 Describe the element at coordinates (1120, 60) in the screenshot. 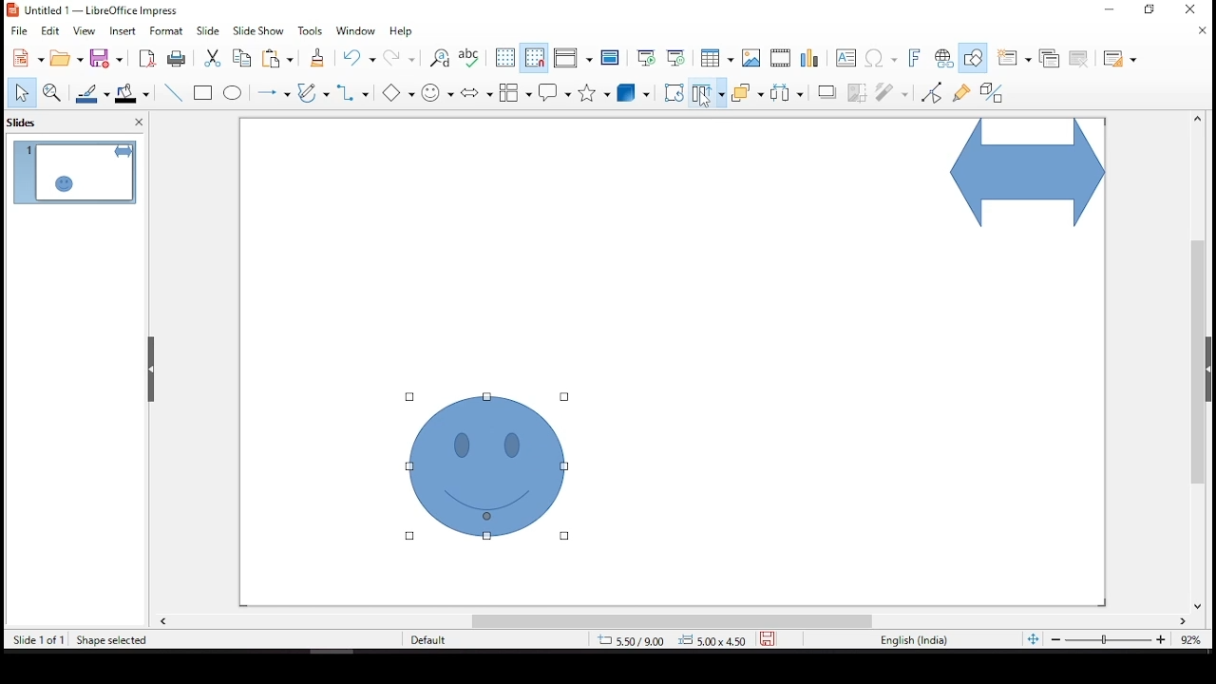

I see `slide layout` at that location.